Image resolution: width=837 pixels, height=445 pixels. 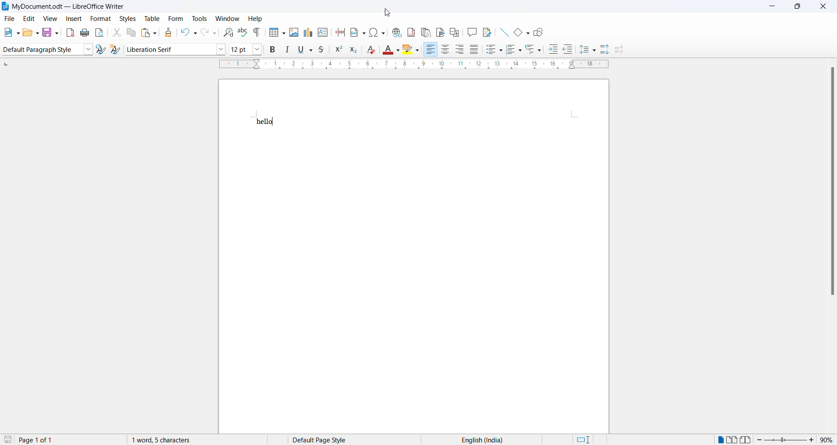 I want to click on page, so click(x=415, y=281).